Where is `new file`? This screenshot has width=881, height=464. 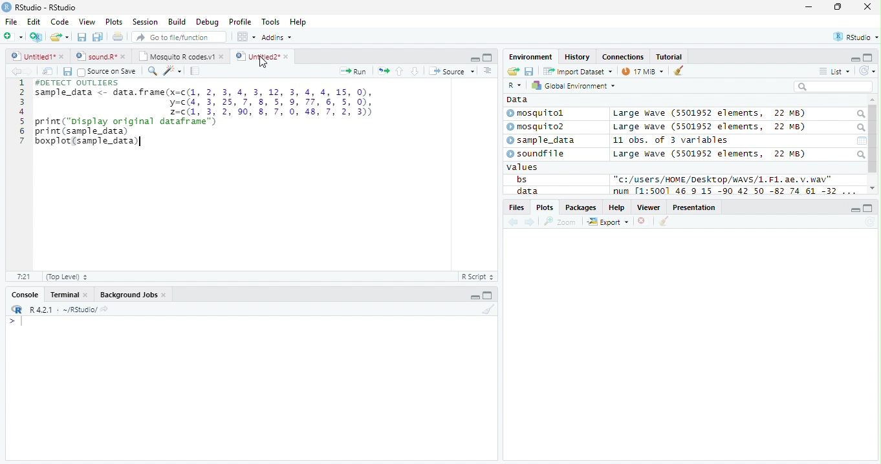 new file is located at coordinates (14, 37).